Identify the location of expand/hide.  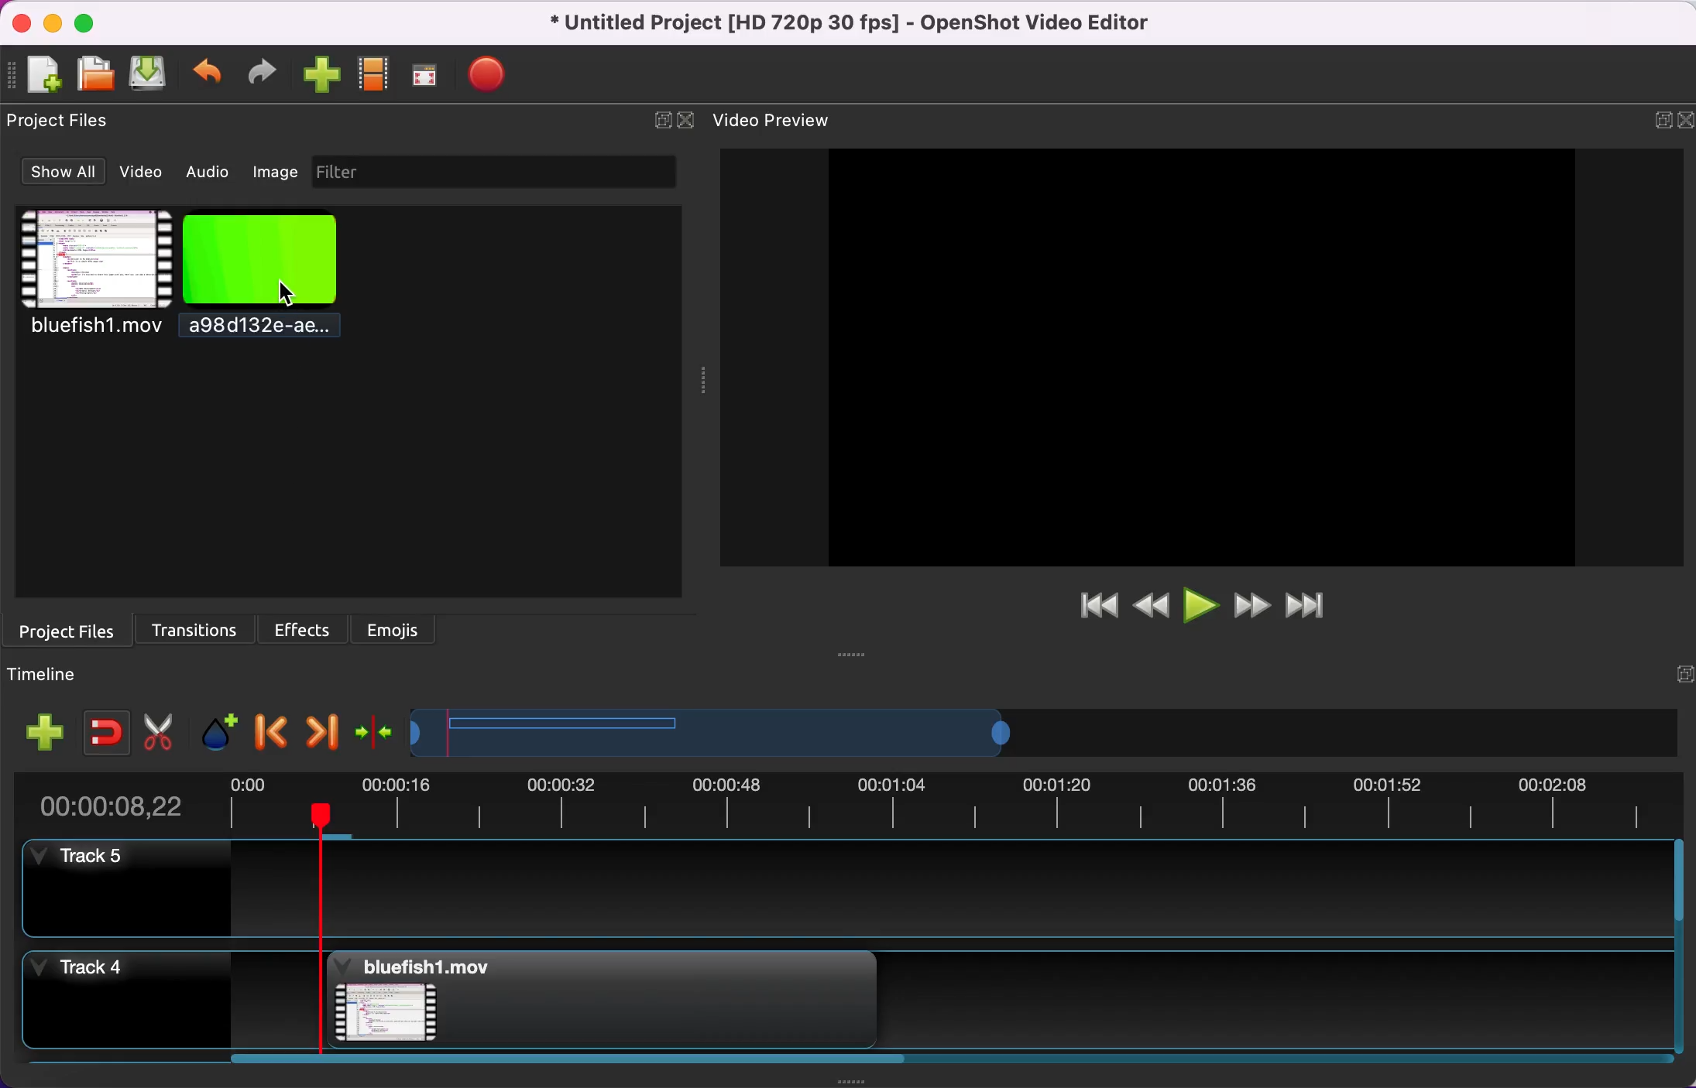
(1655, 115).